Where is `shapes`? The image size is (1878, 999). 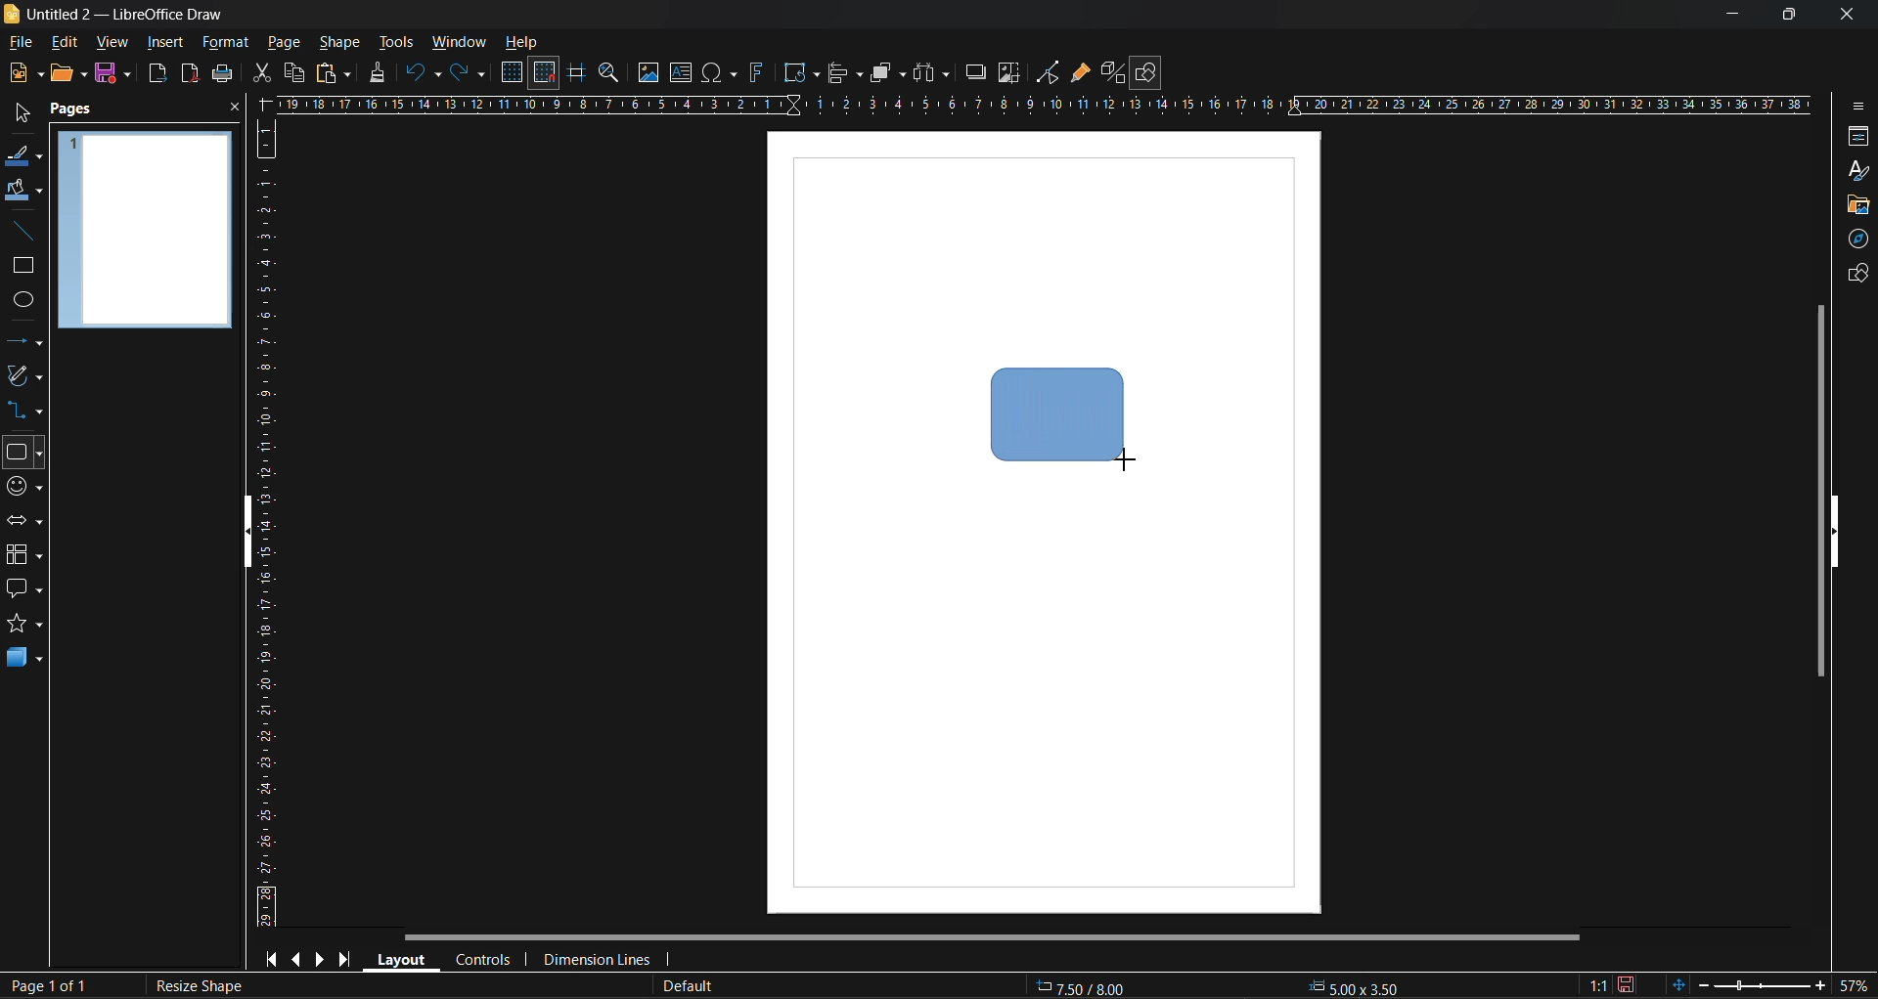
shapes is located at coordinates (1856, 273).